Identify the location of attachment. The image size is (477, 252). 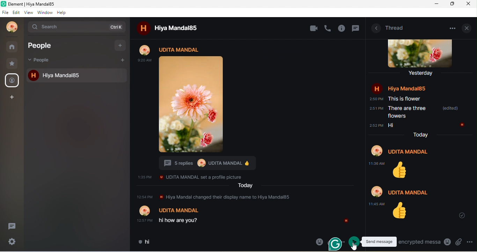
(458, 242).